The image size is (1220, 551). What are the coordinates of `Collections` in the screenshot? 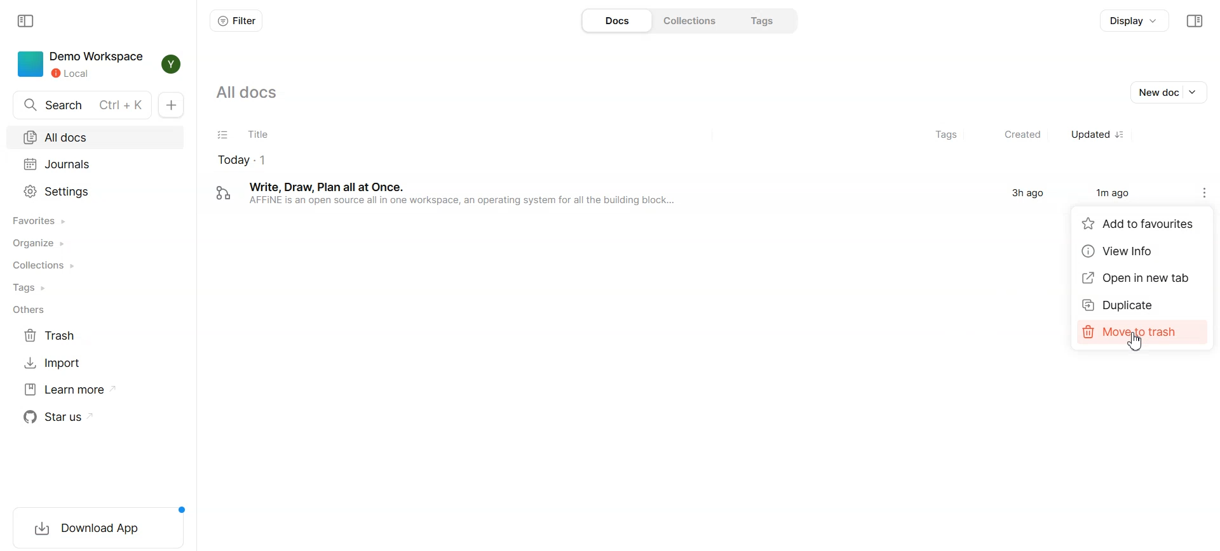 It's located at (693, 20).